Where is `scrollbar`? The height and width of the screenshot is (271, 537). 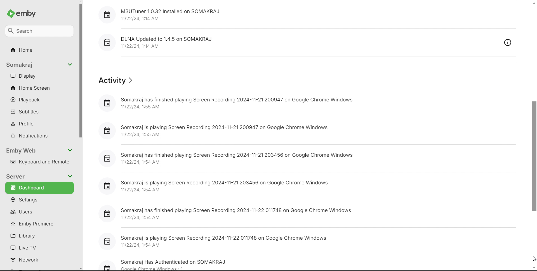 scrollbar is located at coordinates (82, 136).